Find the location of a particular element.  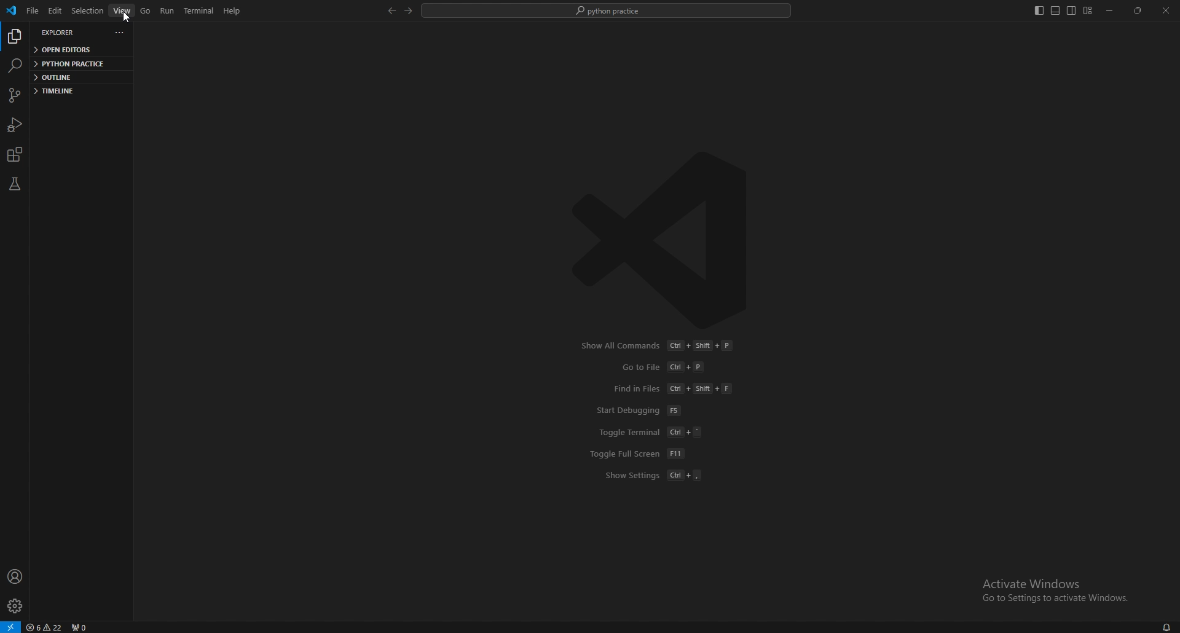

timeline is located at coordinates (74, 91).